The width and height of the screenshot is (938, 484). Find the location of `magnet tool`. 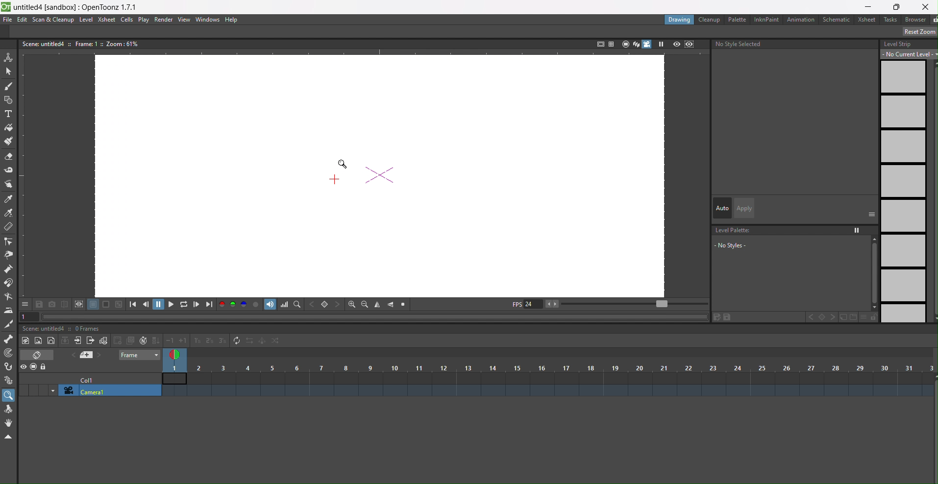

magnet tool is located at coordinates (9, 284).